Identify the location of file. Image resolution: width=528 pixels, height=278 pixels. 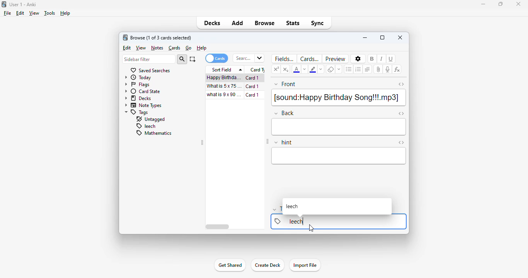
(7, 13).